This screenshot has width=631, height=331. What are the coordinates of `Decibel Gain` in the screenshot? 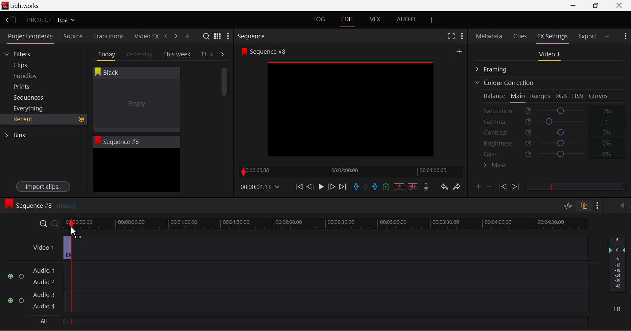 It's located at (617, 276).